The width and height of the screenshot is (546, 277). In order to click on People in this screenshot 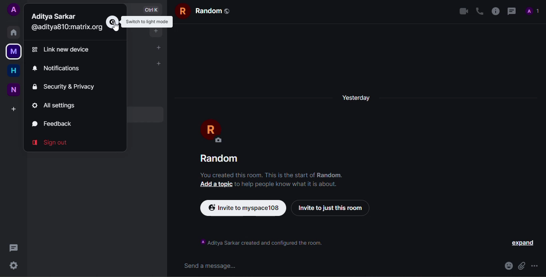, I will do `click(532, 11)`.